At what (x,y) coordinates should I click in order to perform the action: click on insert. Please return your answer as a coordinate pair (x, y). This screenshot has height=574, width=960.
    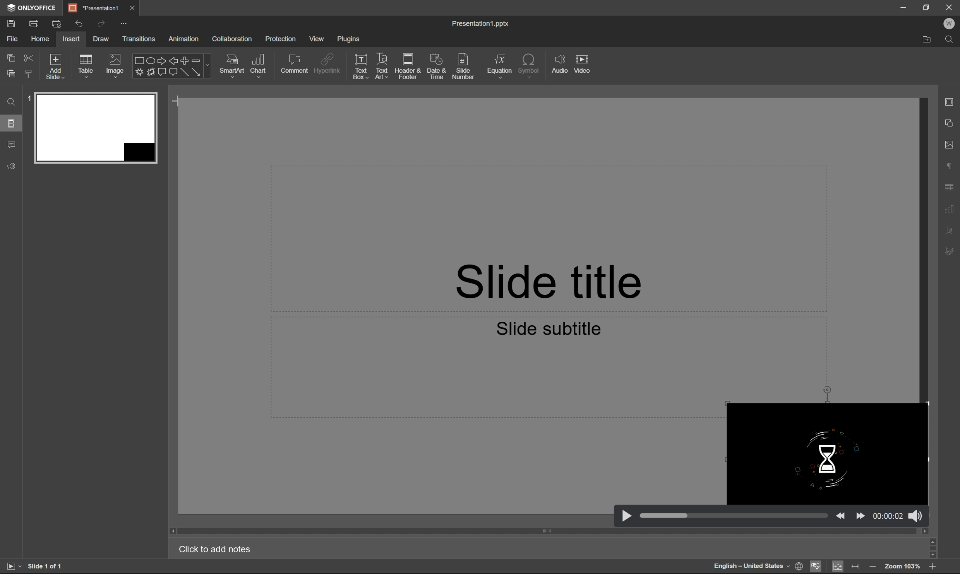
    Looking at the image, I should click on (70, 39).